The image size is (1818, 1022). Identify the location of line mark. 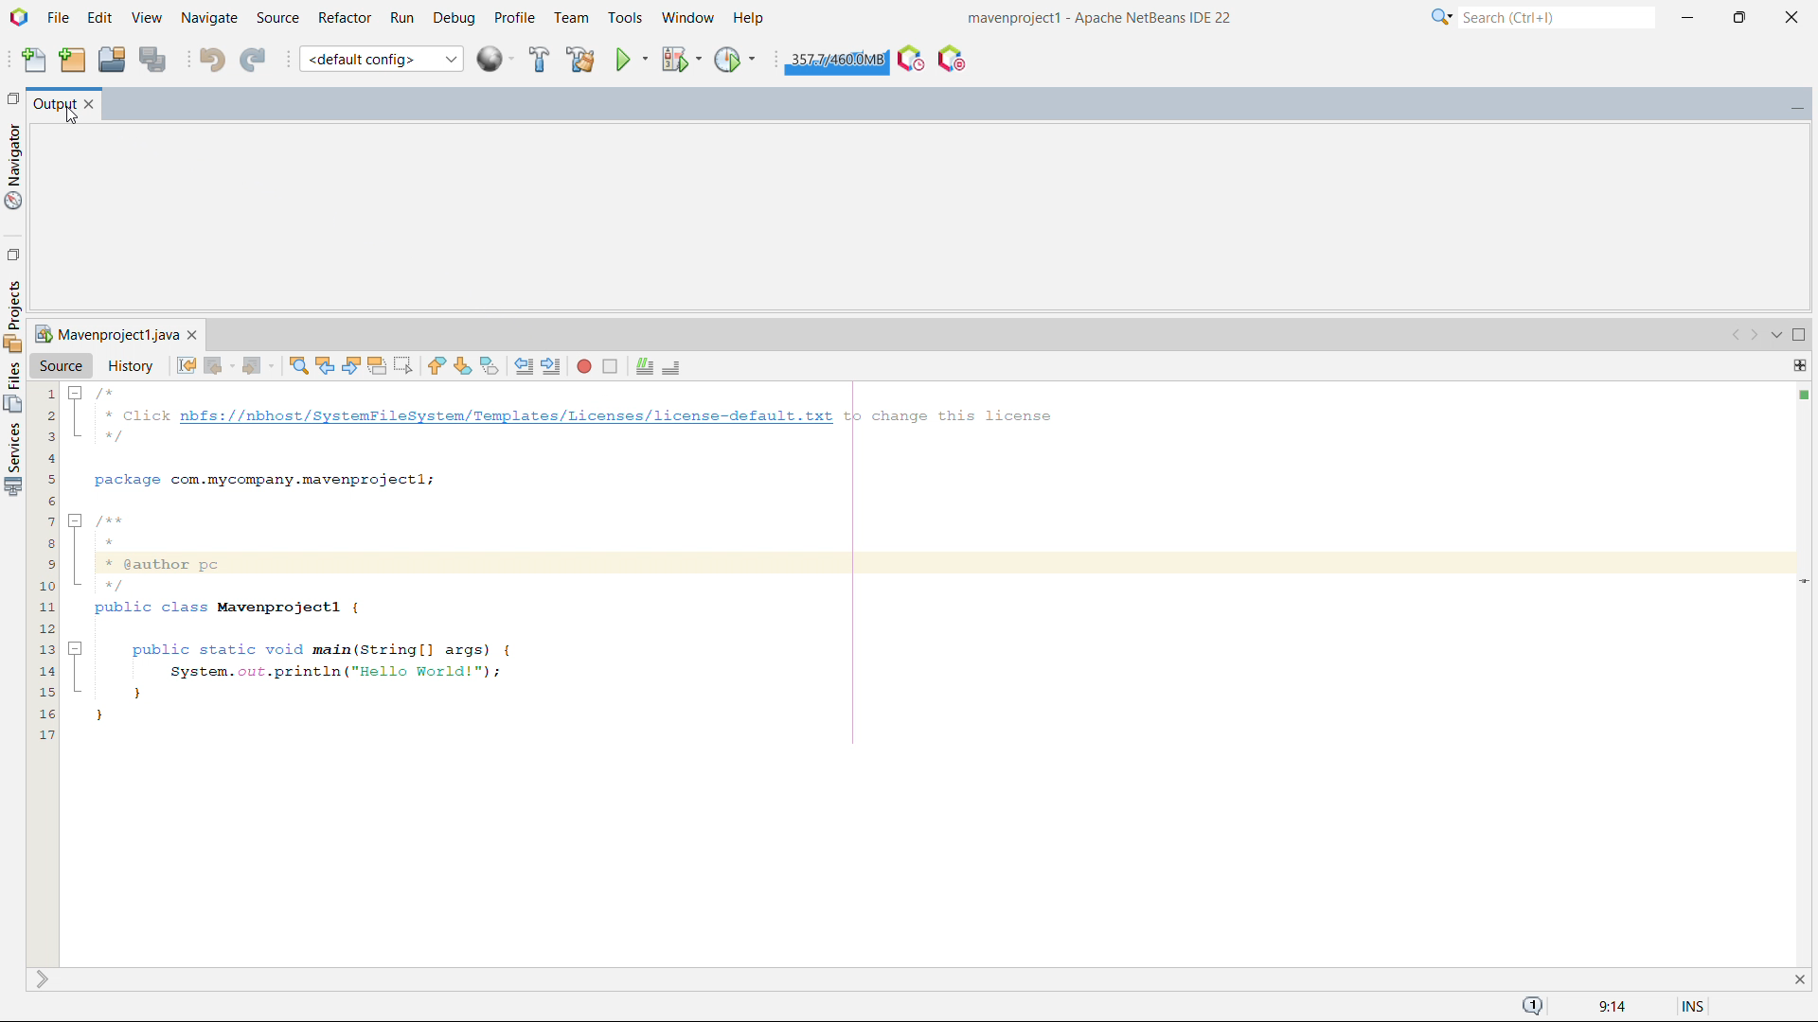
(1801, 580).